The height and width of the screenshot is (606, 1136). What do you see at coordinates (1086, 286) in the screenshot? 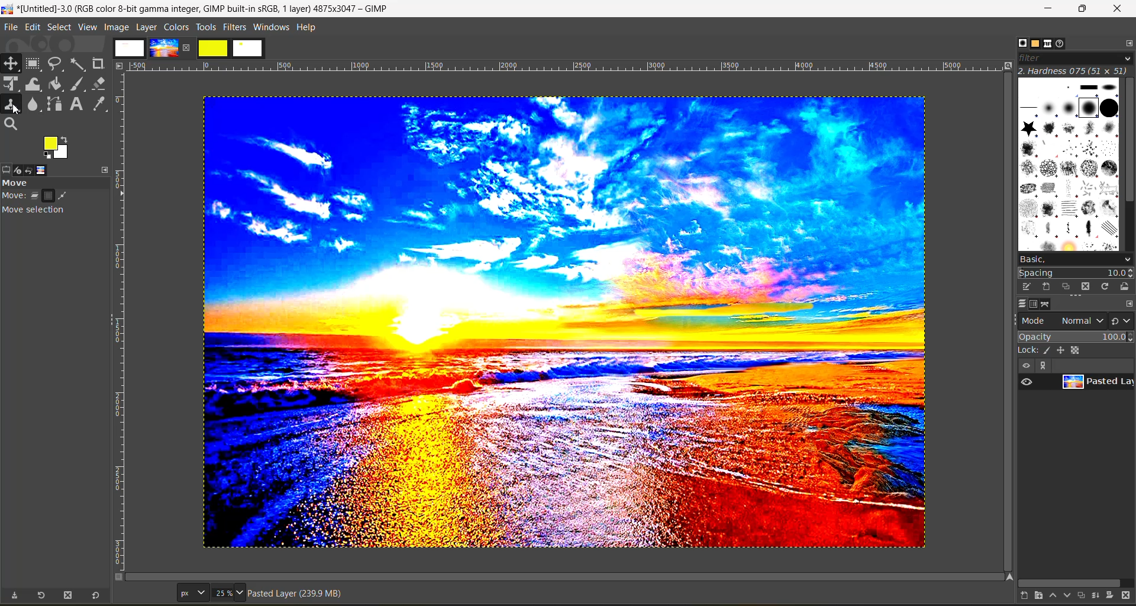
I see `delete this brush` at bounding box center [1086, 286].